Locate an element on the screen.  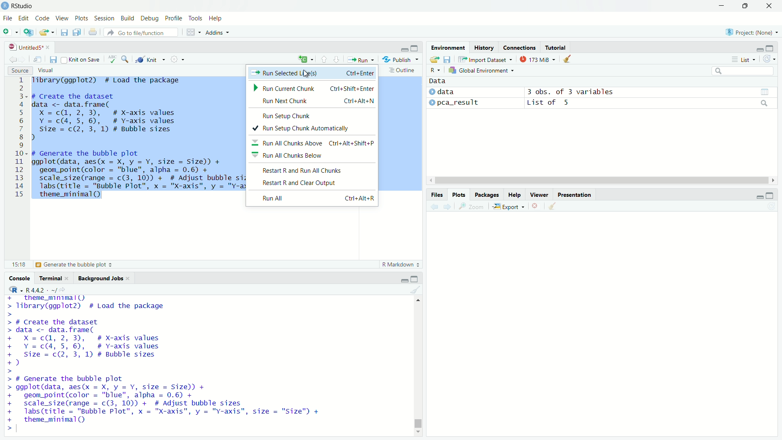
packages is located at coordinates (487, 195).